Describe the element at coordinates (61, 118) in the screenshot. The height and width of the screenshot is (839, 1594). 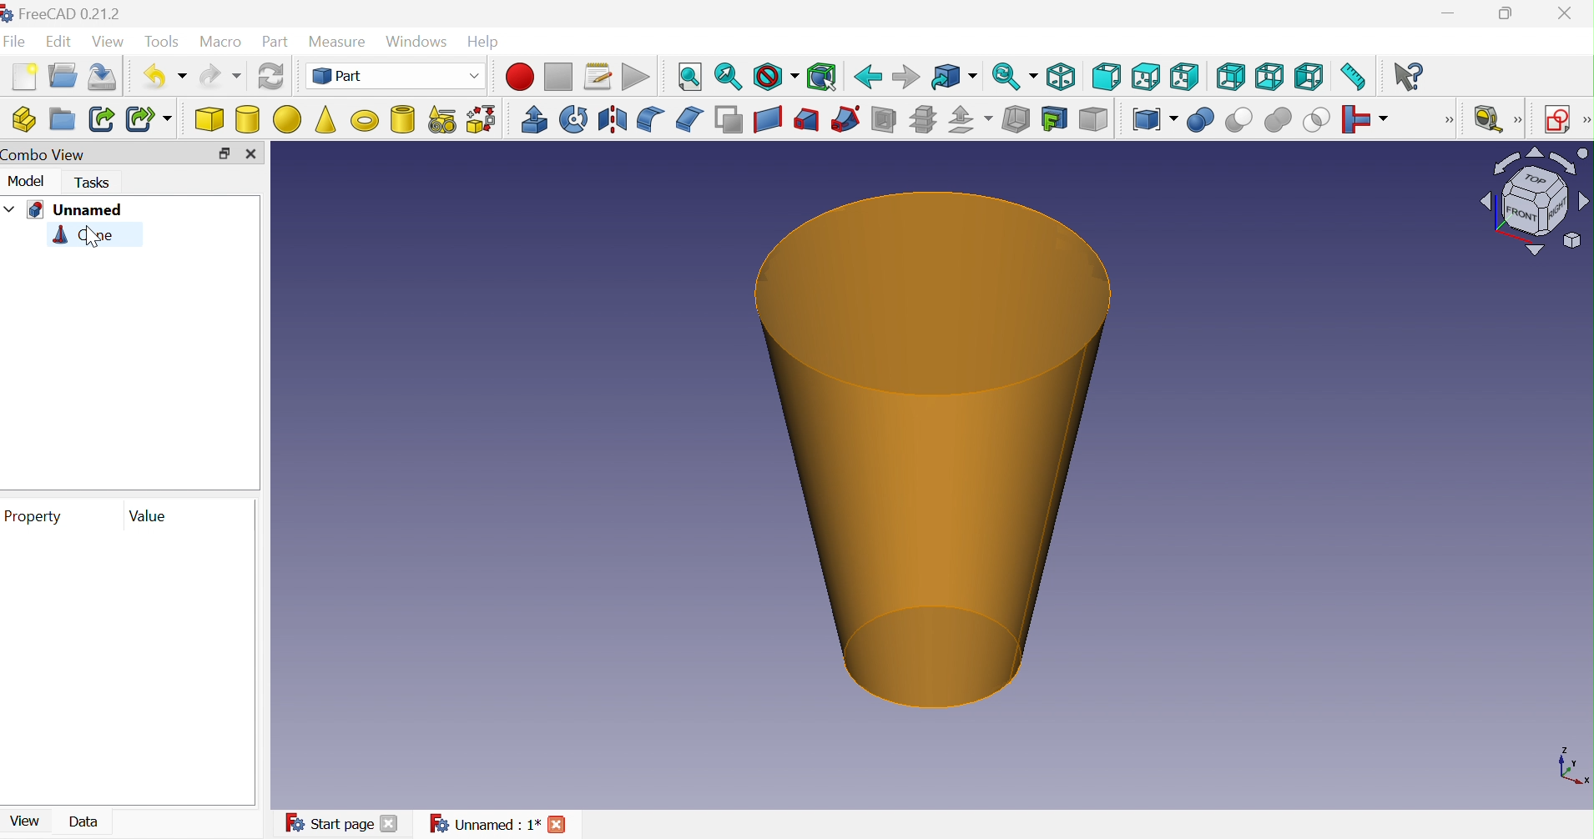
I see `Create group` at that location.